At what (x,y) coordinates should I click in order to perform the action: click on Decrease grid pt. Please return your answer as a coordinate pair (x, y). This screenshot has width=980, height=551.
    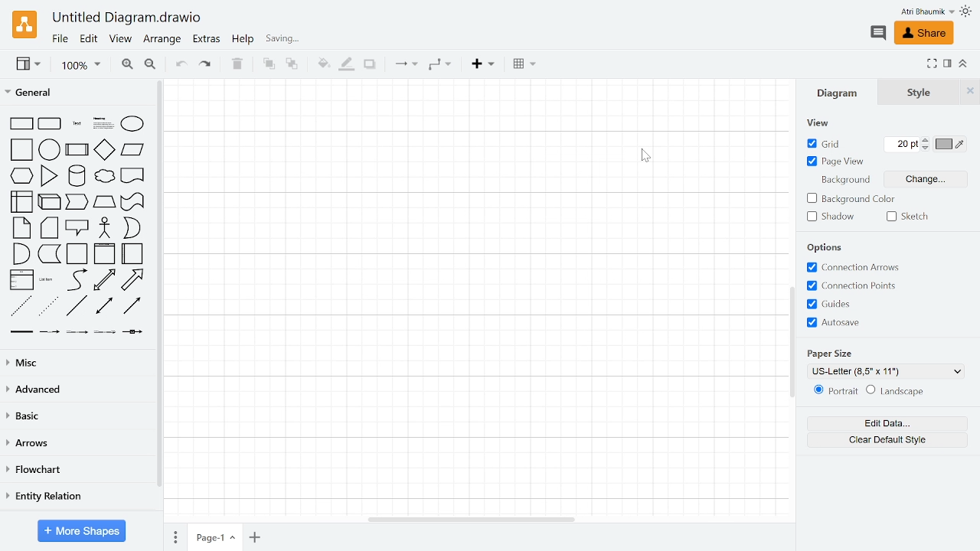
    Looking at the image, I should click on (929, 148).